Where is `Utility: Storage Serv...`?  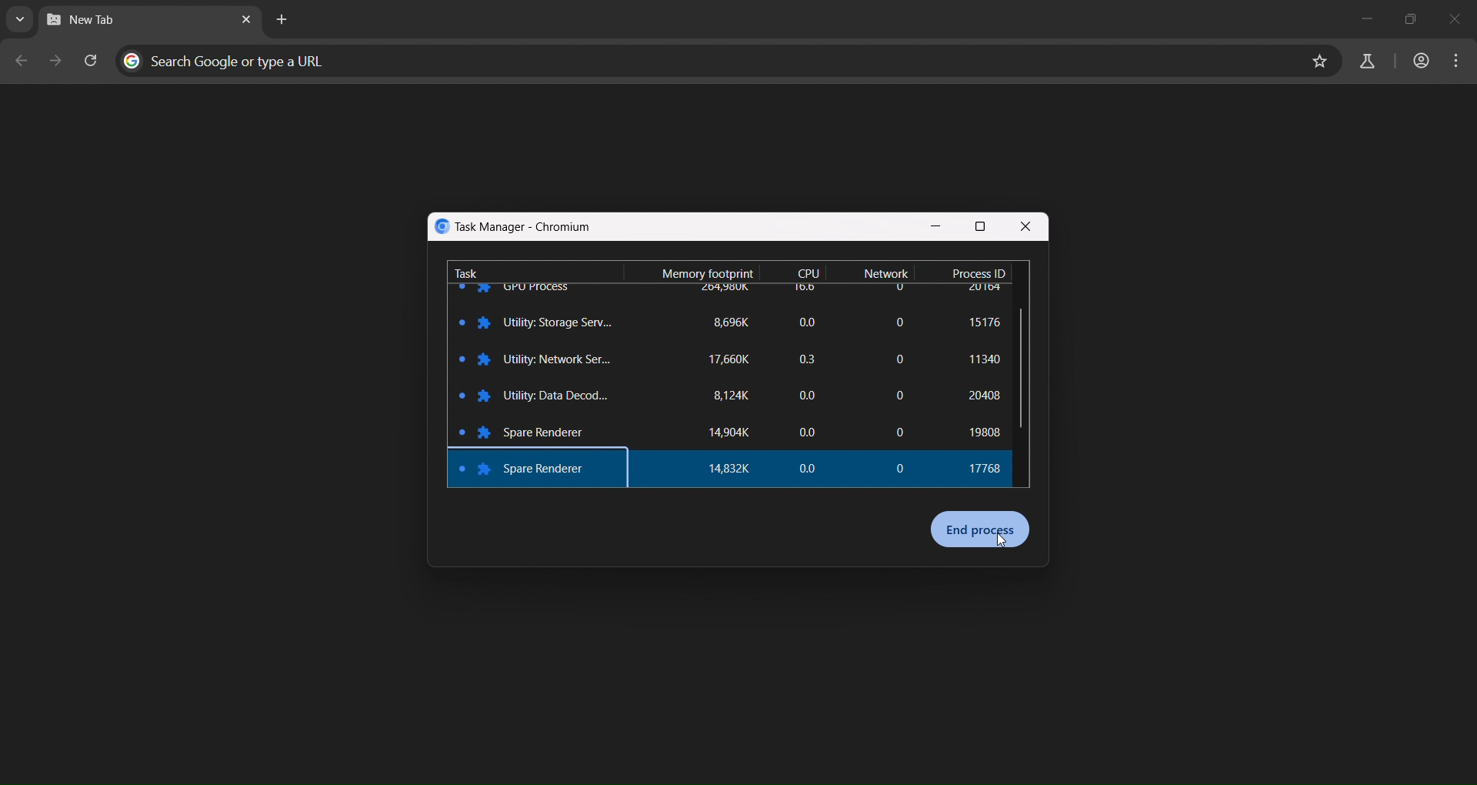
Utility: Storage Serv... is located at coordinates (559, 322).